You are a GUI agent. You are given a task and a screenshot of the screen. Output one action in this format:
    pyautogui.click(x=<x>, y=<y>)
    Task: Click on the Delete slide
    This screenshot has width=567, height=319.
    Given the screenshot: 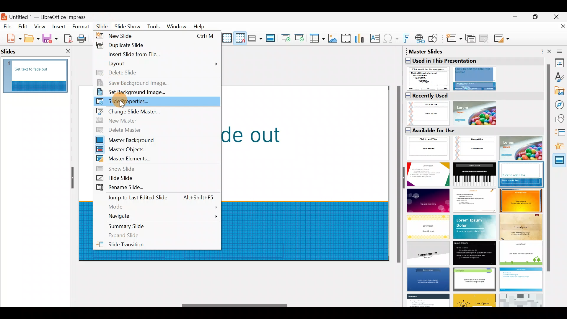 What is the action you would take?
    pyautogui.click(x=485, y=38)
    